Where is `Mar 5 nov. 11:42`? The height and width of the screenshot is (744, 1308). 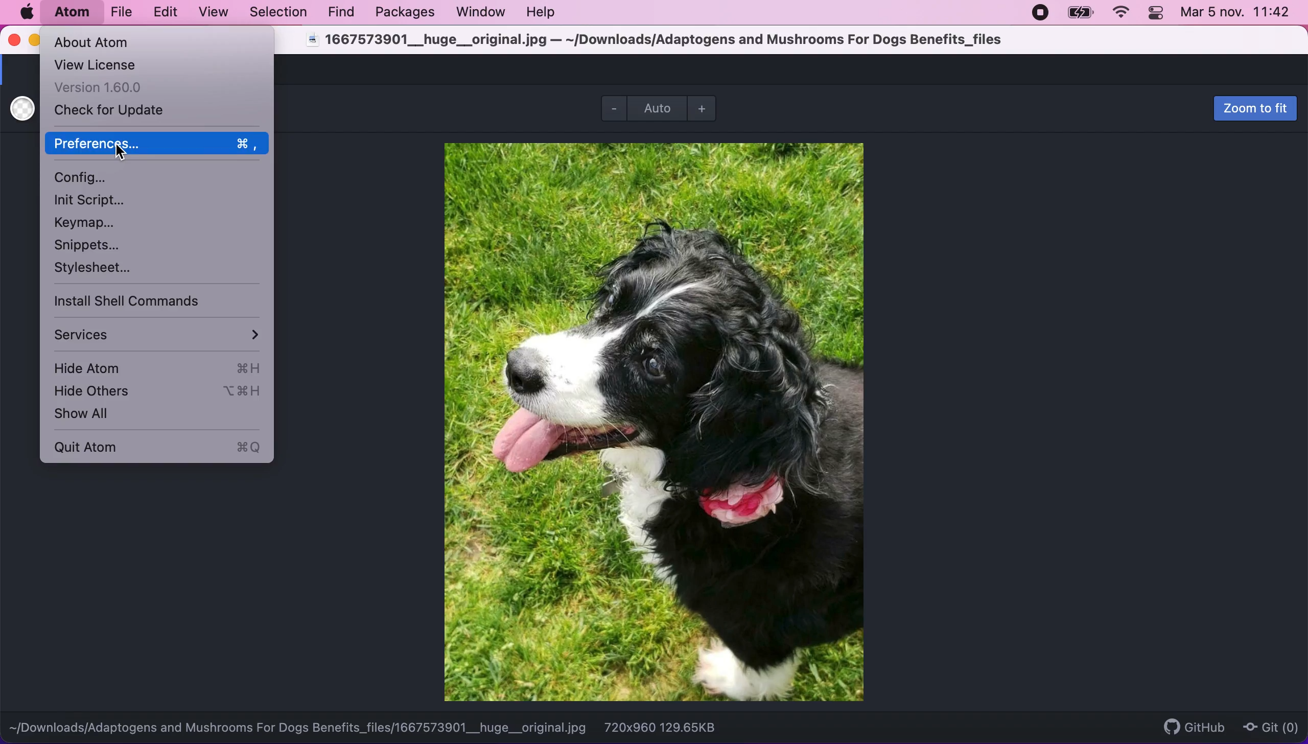
Mar 5 nov. 11:42 is located at coordinates (1237, 14).